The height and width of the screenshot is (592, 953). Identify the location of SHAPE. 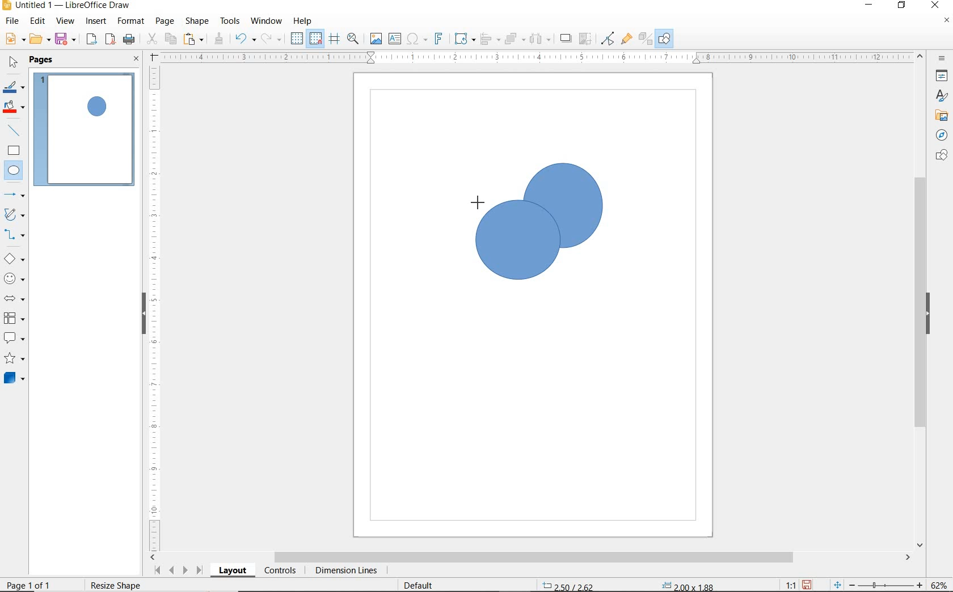
(198, 23).